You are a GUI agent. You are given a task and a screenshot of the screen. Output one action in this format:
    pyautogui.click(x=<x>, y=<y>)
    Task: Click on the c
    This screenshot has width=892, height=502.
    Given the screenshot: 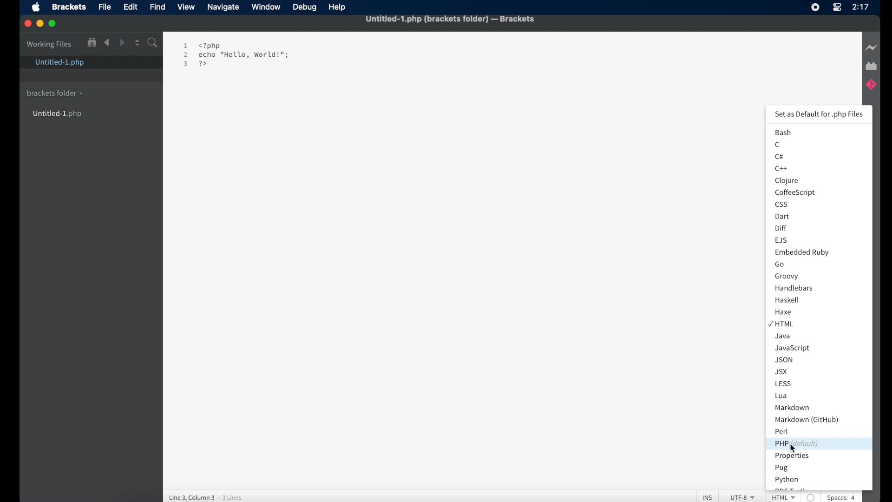 What is the action you would take?
    pyautogui.click(x=778, y=145)
    